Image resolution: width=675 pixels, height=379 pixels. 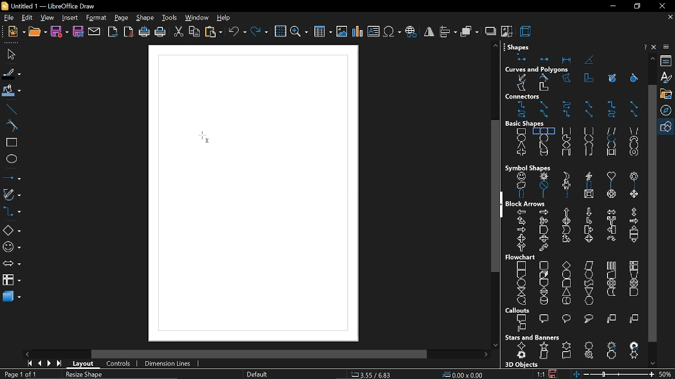 What do you see at coordinates (208, 144) in the screenshot?
I see `cursor` at bounding box center [208, 144].